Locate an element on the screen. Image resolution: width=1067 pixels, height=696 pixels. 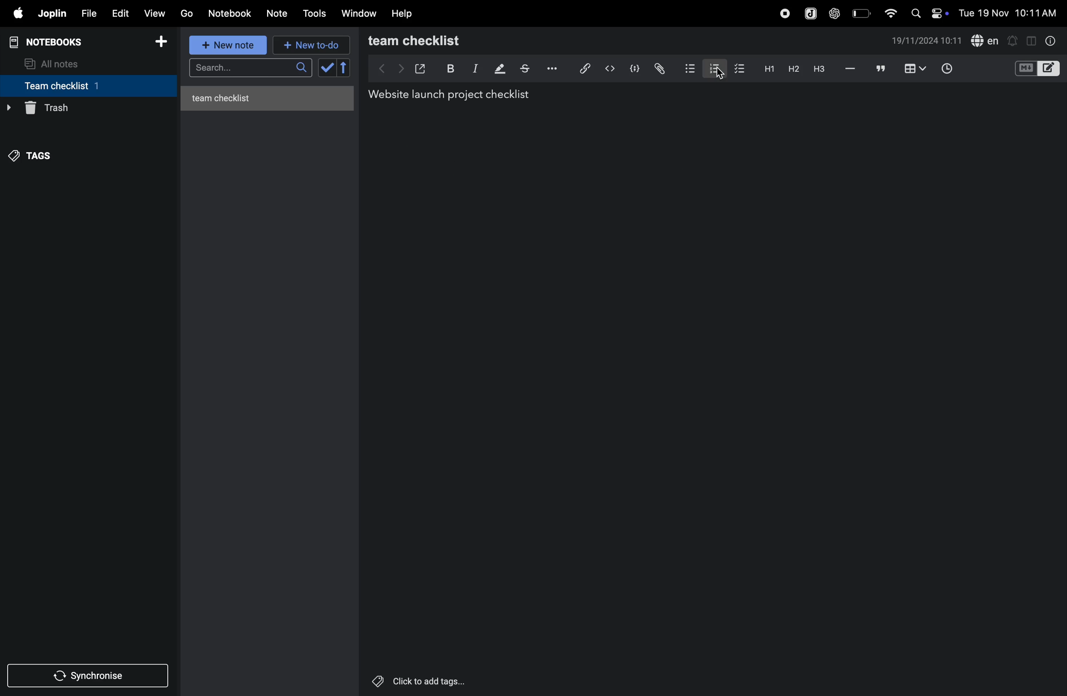
strike through is located at coordinates (525, 69).